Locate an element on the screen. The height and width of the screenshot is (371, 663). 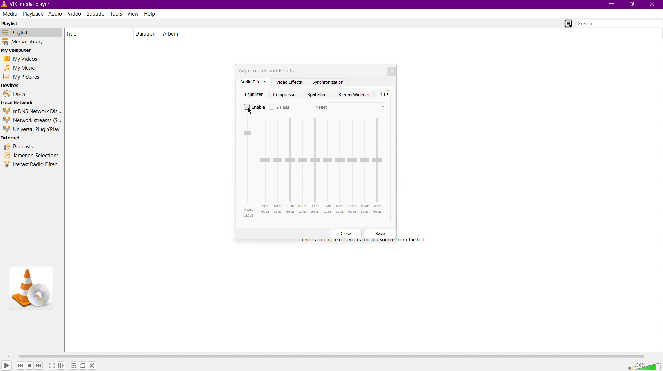
Synchronization is located at coordinates (326, 81).